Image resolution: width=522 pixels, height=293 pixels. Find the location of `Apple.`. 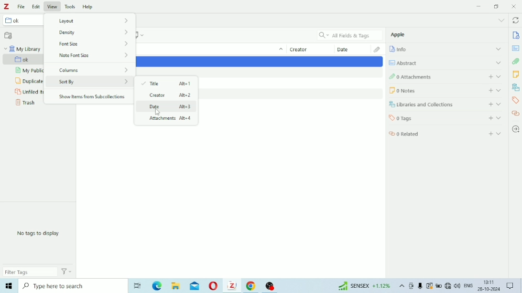

Apple. is located at coordinates (401, 36).